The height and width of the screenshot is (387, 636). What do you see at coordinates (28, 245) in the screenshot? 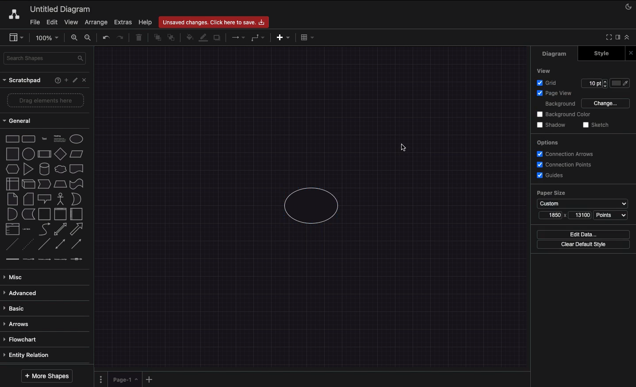
I see `Dotted line` at bounding box center [28, 245].